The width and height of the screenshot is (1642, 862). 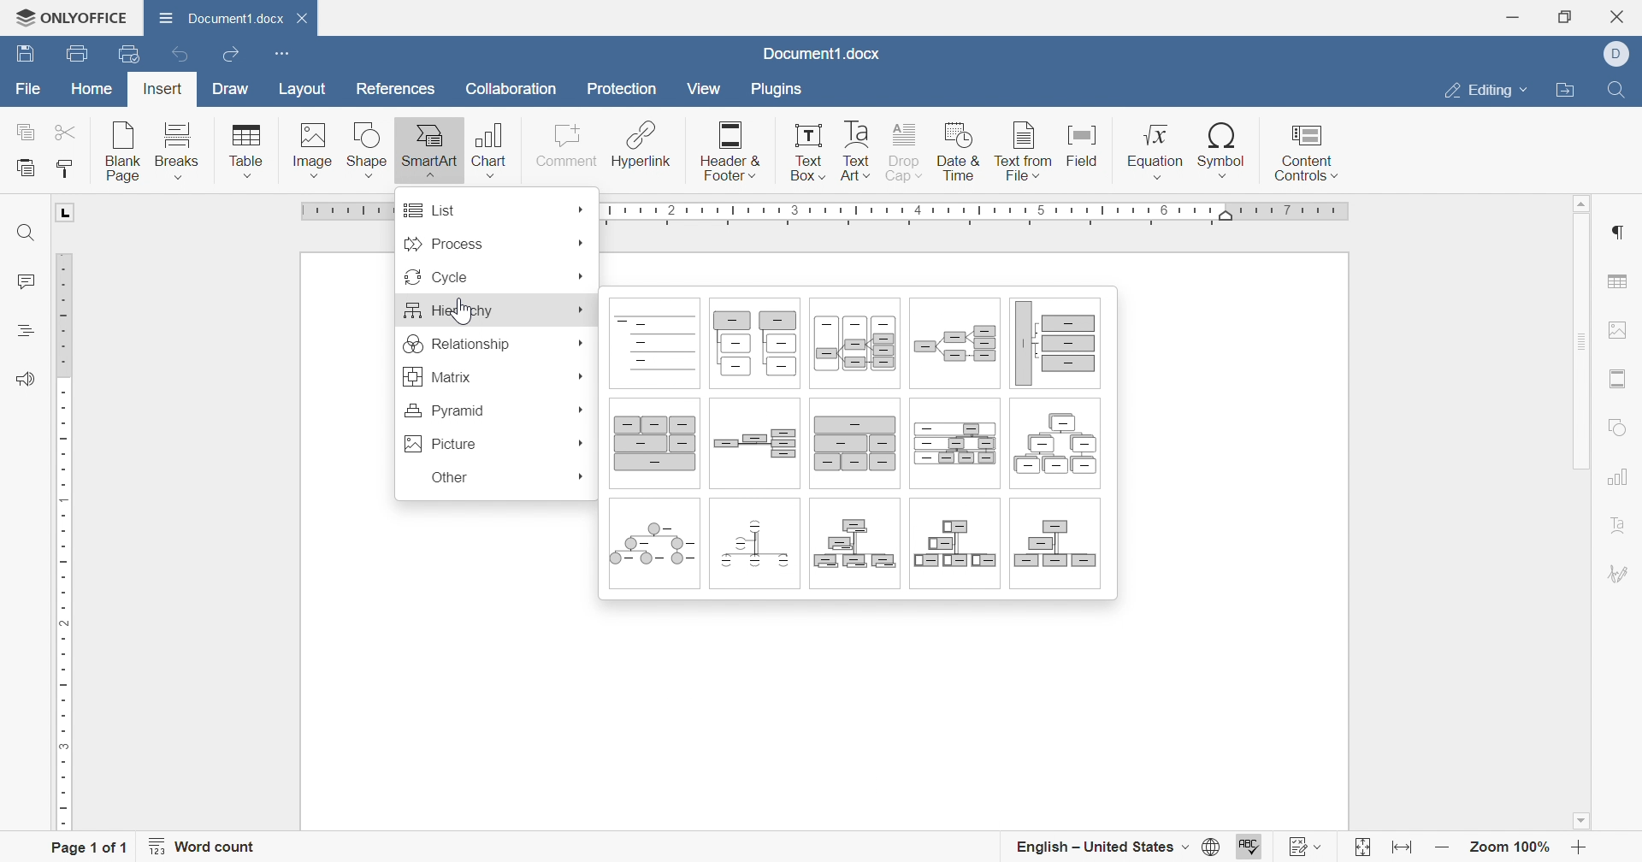 What do you see at coordinates (1511, 845) in the screenshot?
I see `Zoom 100%` at bounding box center [1511, 845].